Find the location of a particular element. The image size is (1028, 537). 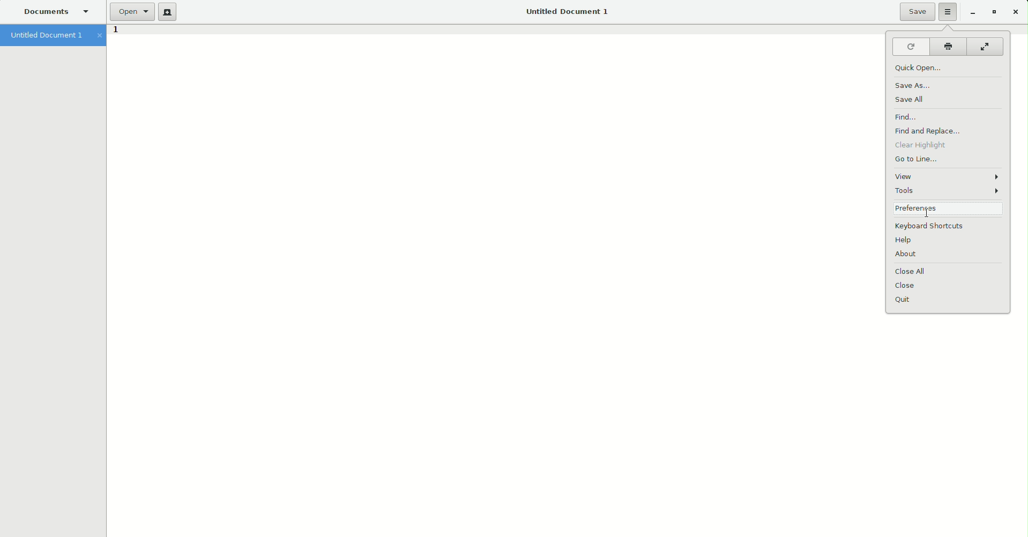

Print is located at coordinates (946, 47).